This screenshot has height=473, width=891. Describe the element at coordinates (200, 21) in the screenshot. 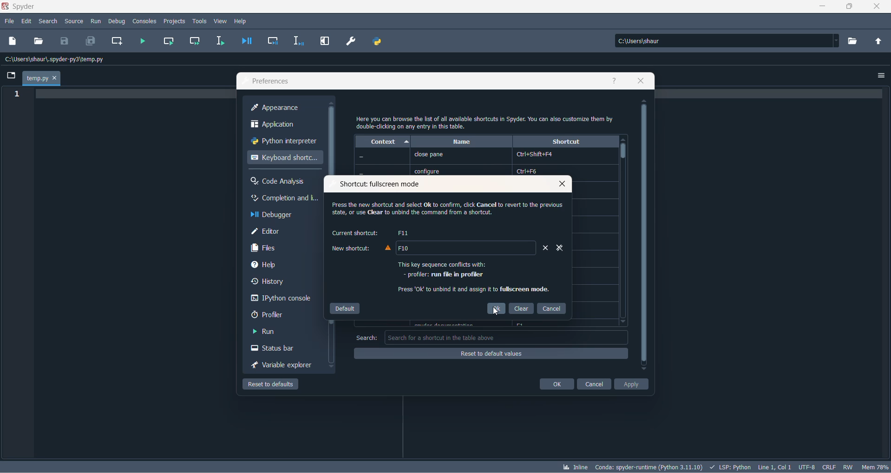

I see `tools` at that location.